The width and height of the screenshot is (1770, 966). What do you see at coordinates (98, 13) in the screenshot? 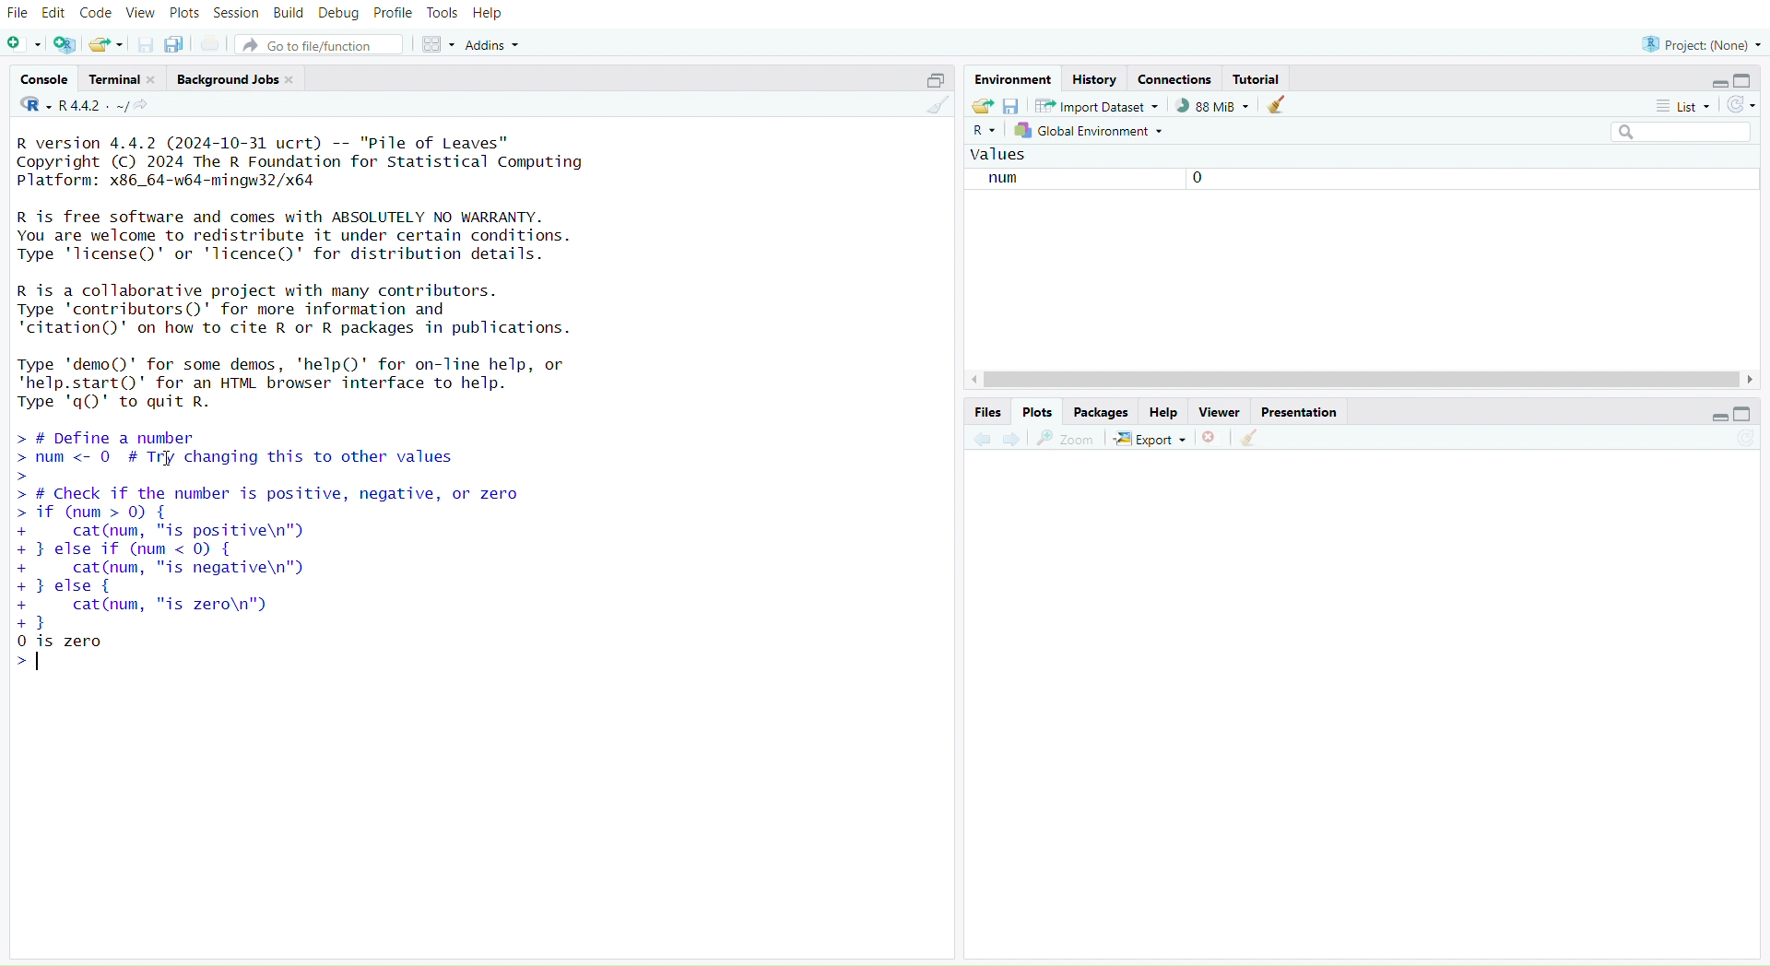
I see `code` at bounding box center [98, 13].